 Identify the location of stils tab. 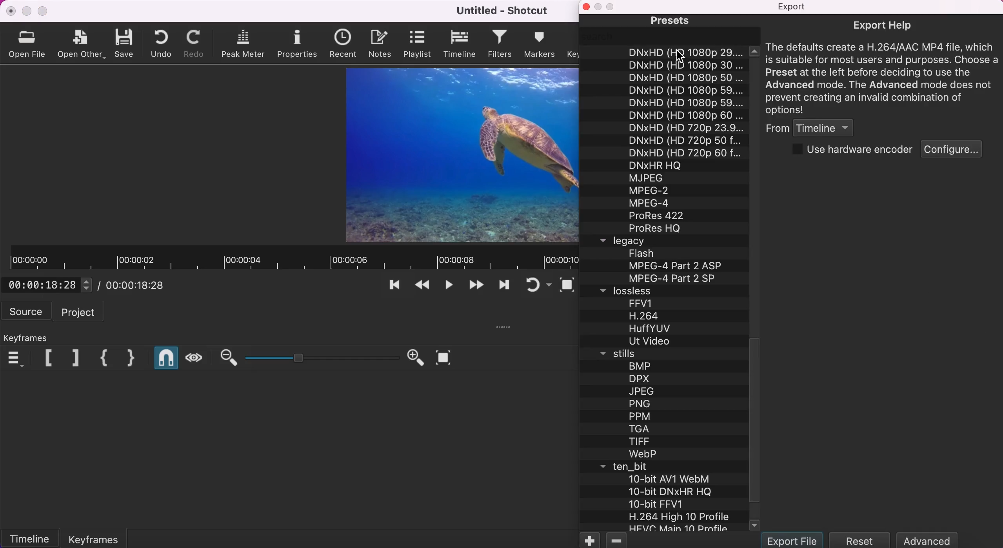
(664, 353).